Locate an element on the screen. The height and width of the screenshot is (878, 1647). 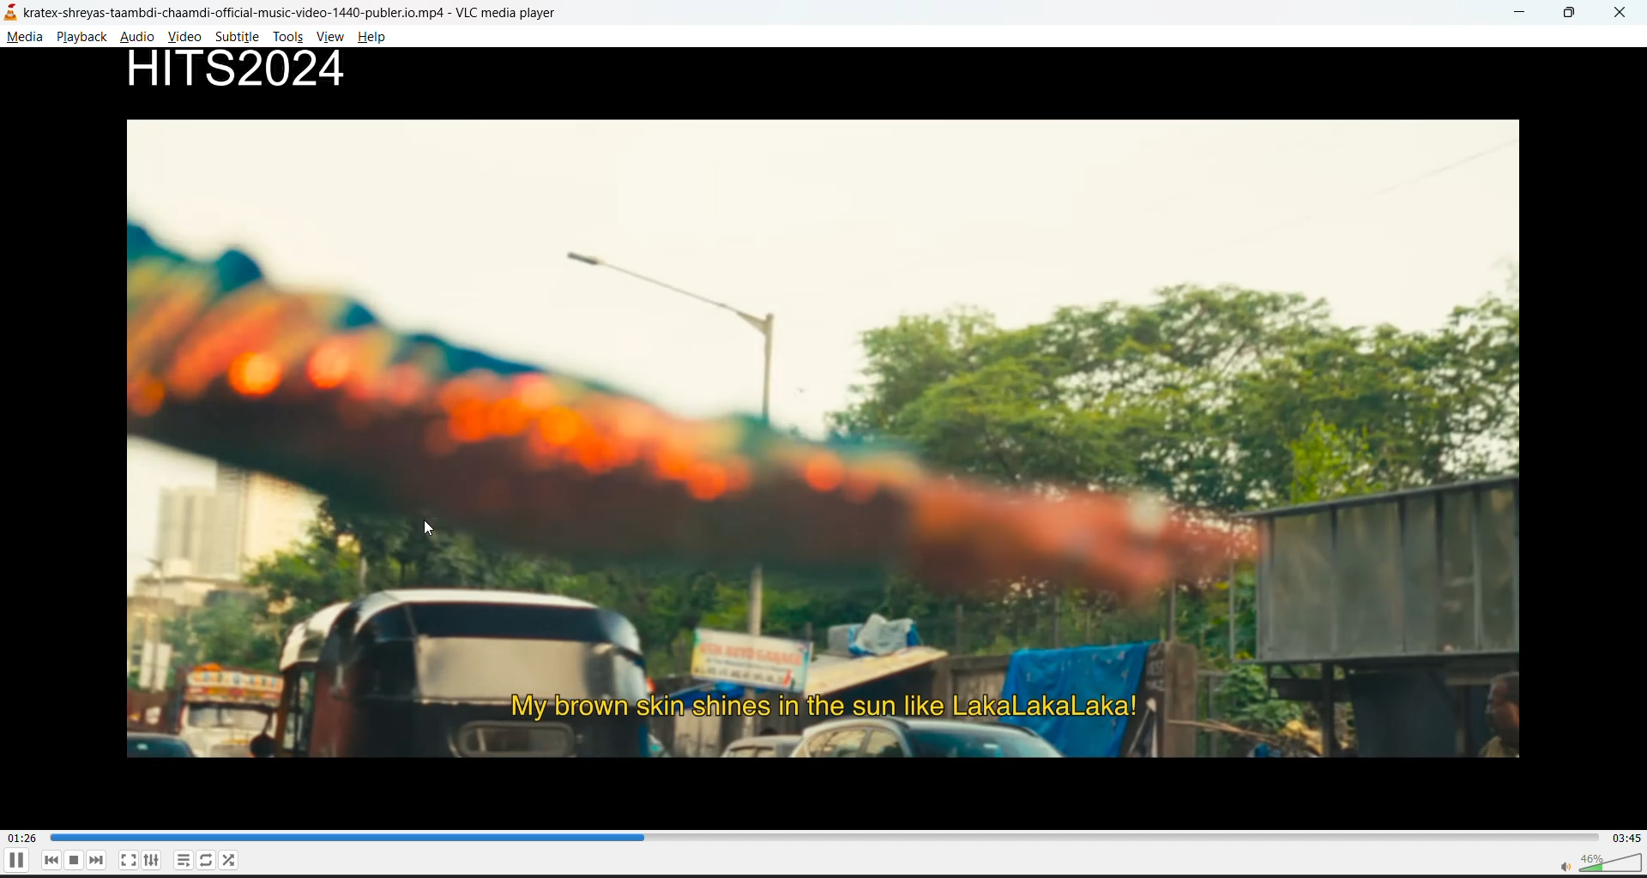
subtitle is located at coordinates (240, 39).